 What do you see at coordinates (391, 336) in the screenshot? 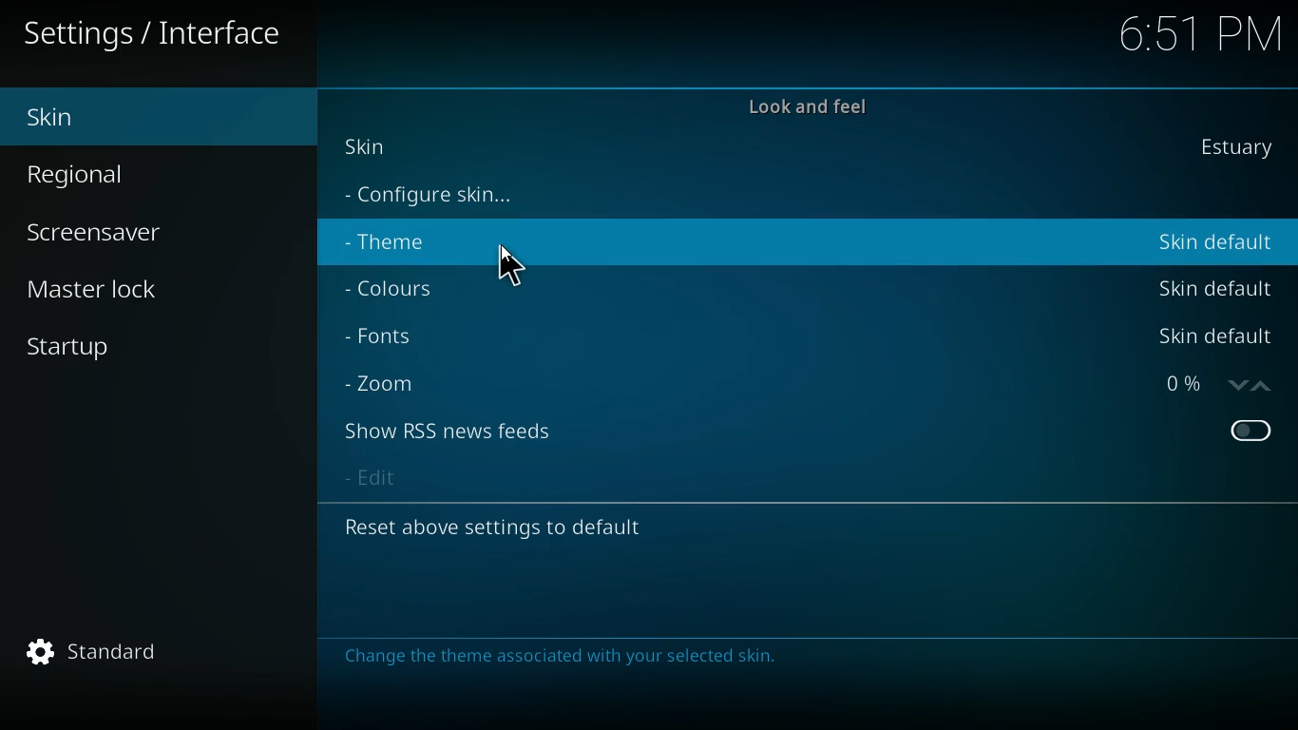
I see `fonts` at bounding box center [391, 336].